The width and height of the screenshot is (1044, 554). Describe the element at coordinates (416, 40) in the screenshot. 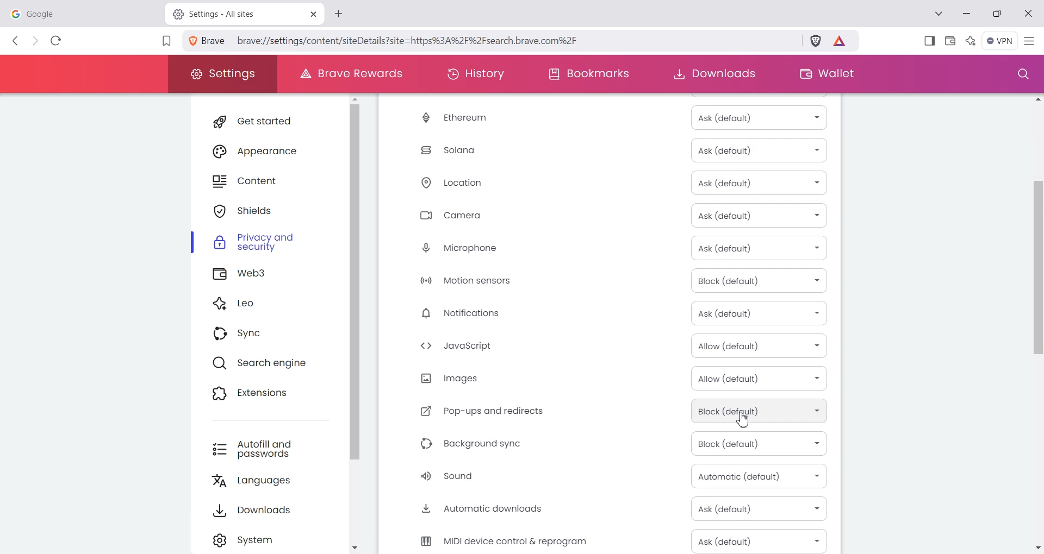

I see `brave://settings/content/sitedetails?site` at that location.